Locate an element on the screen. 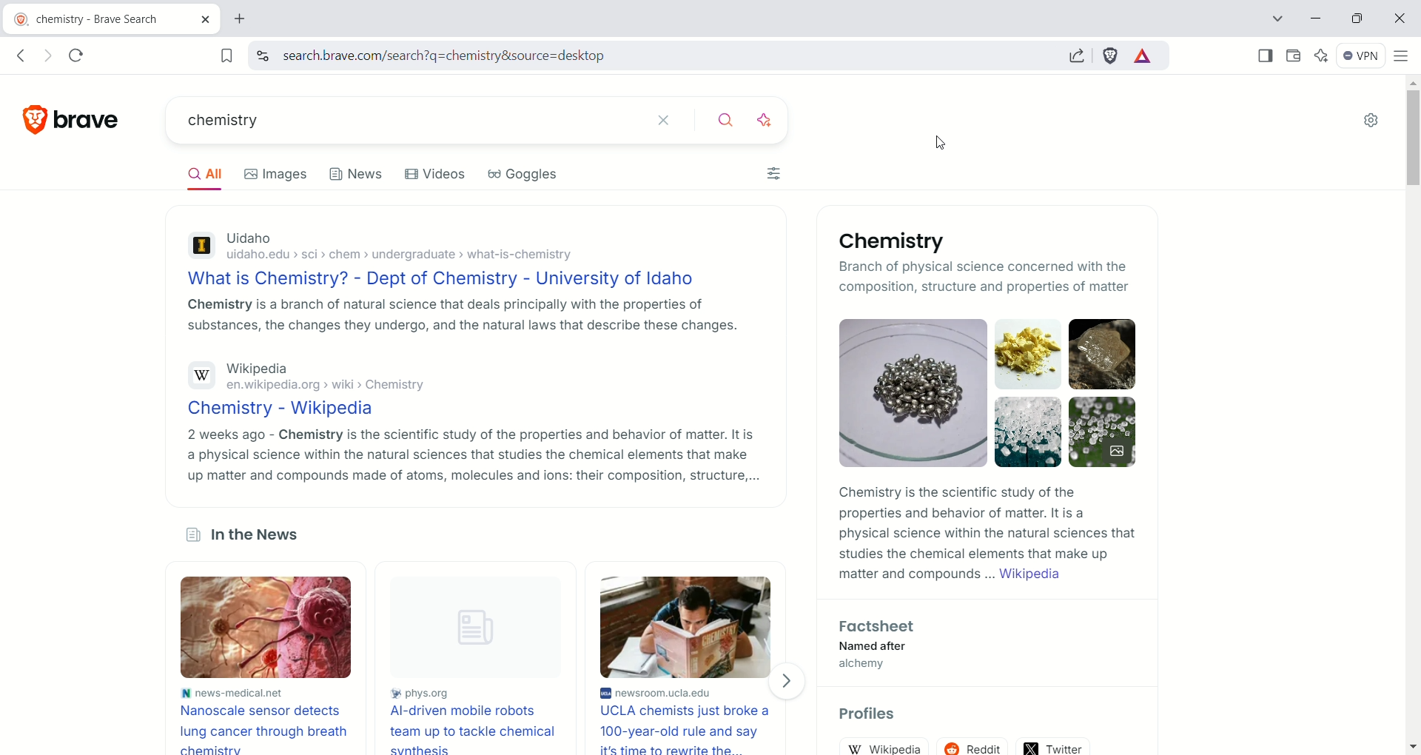 The height and width of the screenshot is (755, 1421). Brave logo is located at coordinates (73, 119).